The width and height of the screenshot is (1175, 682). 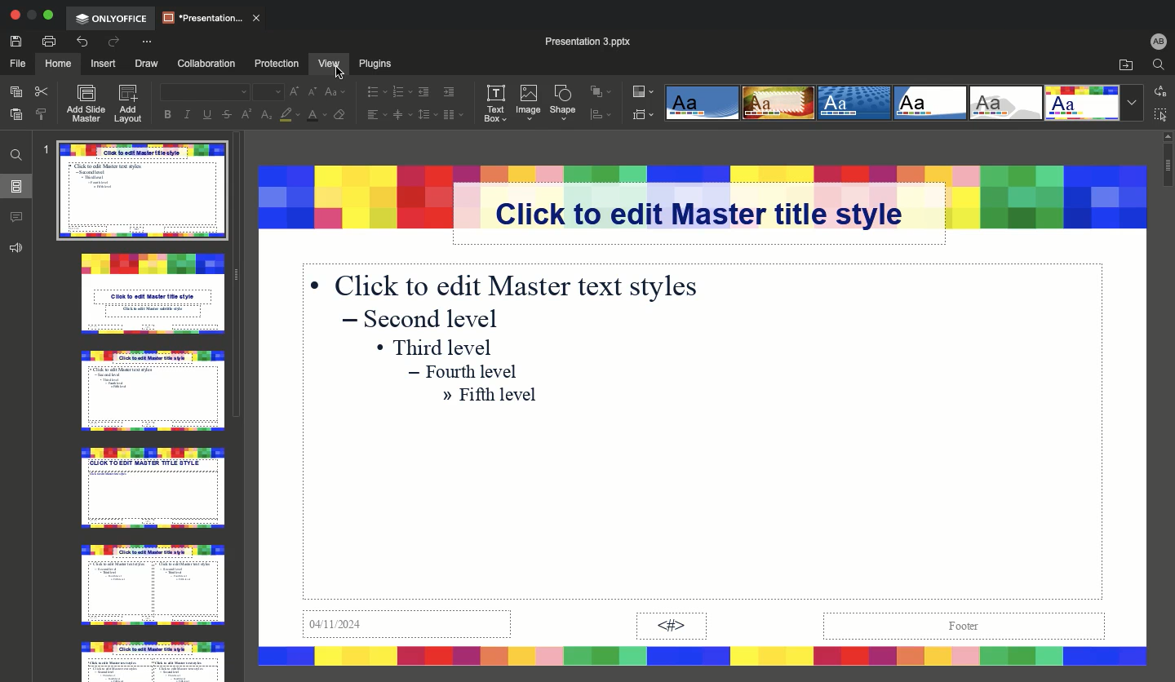 What do you see at coordinates (163, 114) in the screenshot?
I see `Bold` at bounding box center [163, 114].